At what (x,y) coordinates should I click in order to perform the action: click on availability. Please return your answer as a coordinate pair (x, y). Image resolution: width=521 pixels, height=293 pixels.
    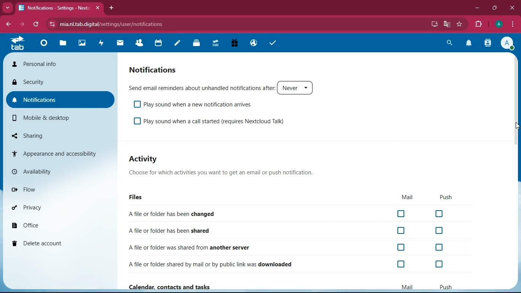
    Looking at the image, I should click on (59, 171).